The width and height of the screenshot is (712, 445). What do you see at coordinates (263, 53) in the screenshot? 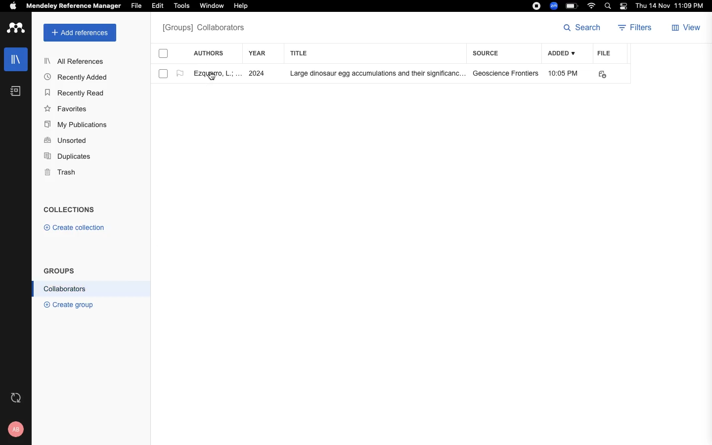
I see `year` at bounding box center [263, 53].